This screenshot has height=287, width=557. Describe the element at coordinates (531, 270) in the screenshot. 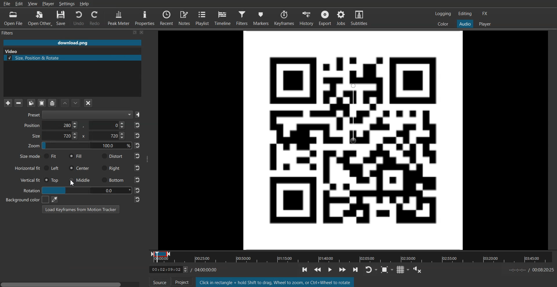

I see `Time Sheet` at that location.